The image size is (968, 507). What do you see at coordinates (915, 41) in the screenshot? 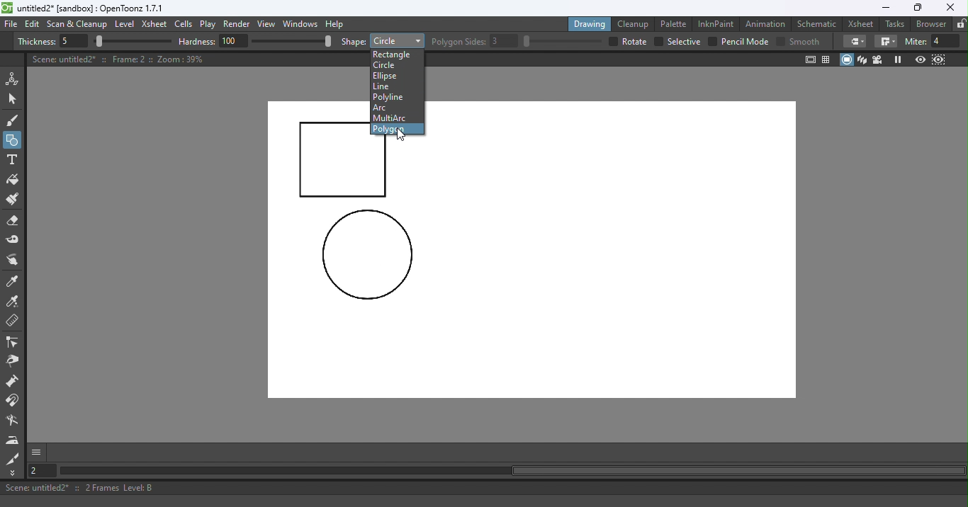
I see `miter` at bounding box center [915, 41].